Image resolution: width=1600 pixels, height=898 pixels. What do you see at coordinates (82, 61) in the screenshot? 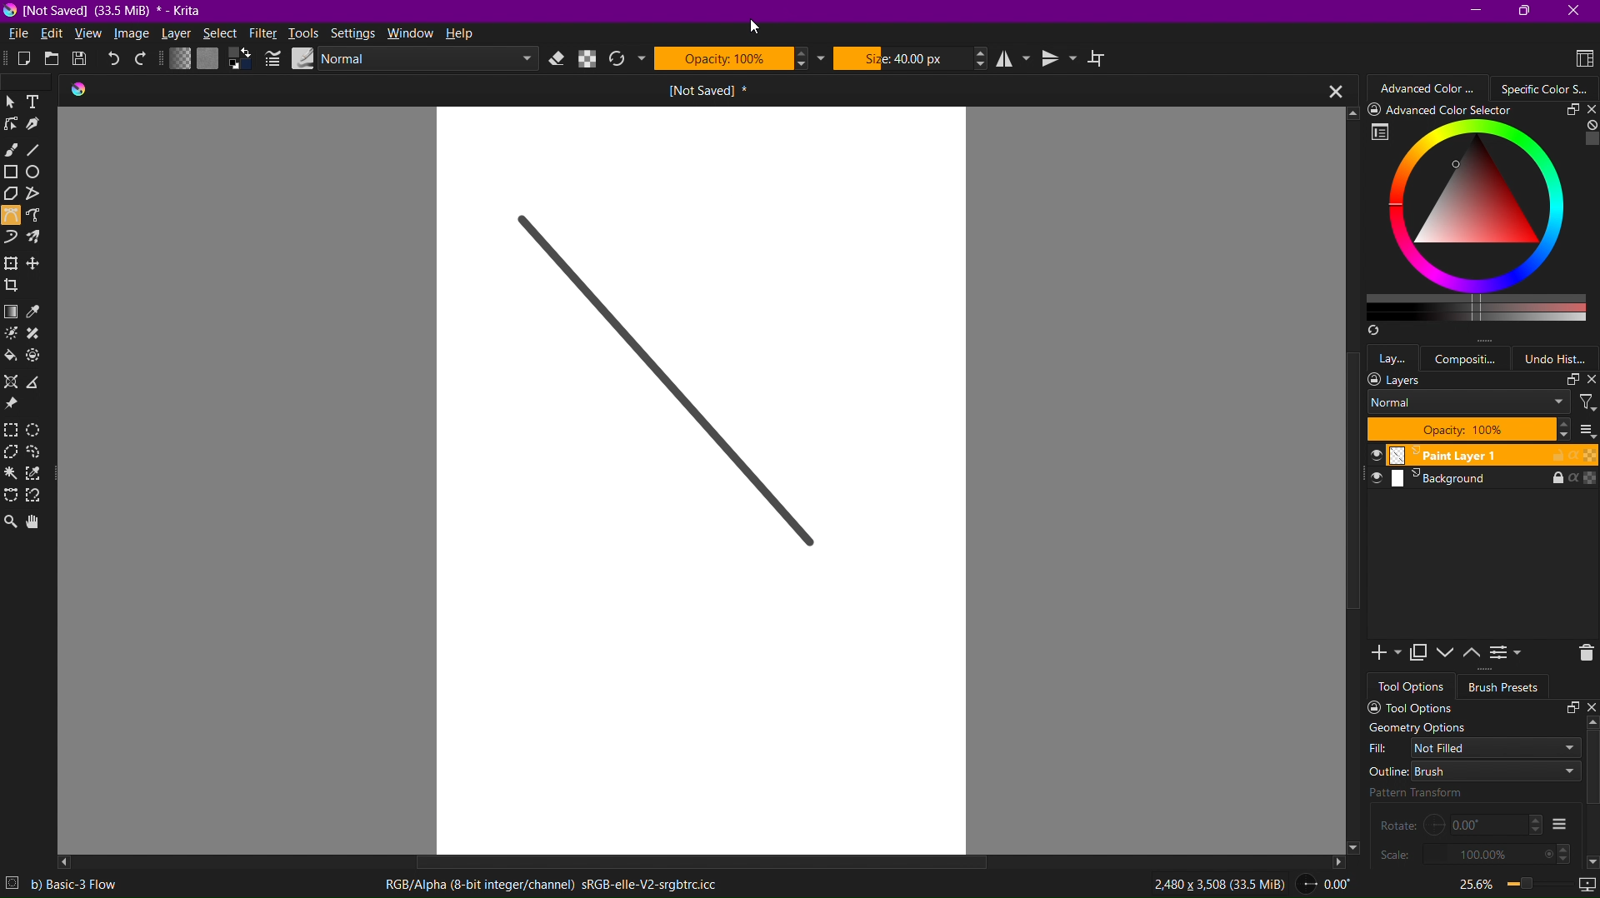
I see `Save` at bounding box center [82, 61].